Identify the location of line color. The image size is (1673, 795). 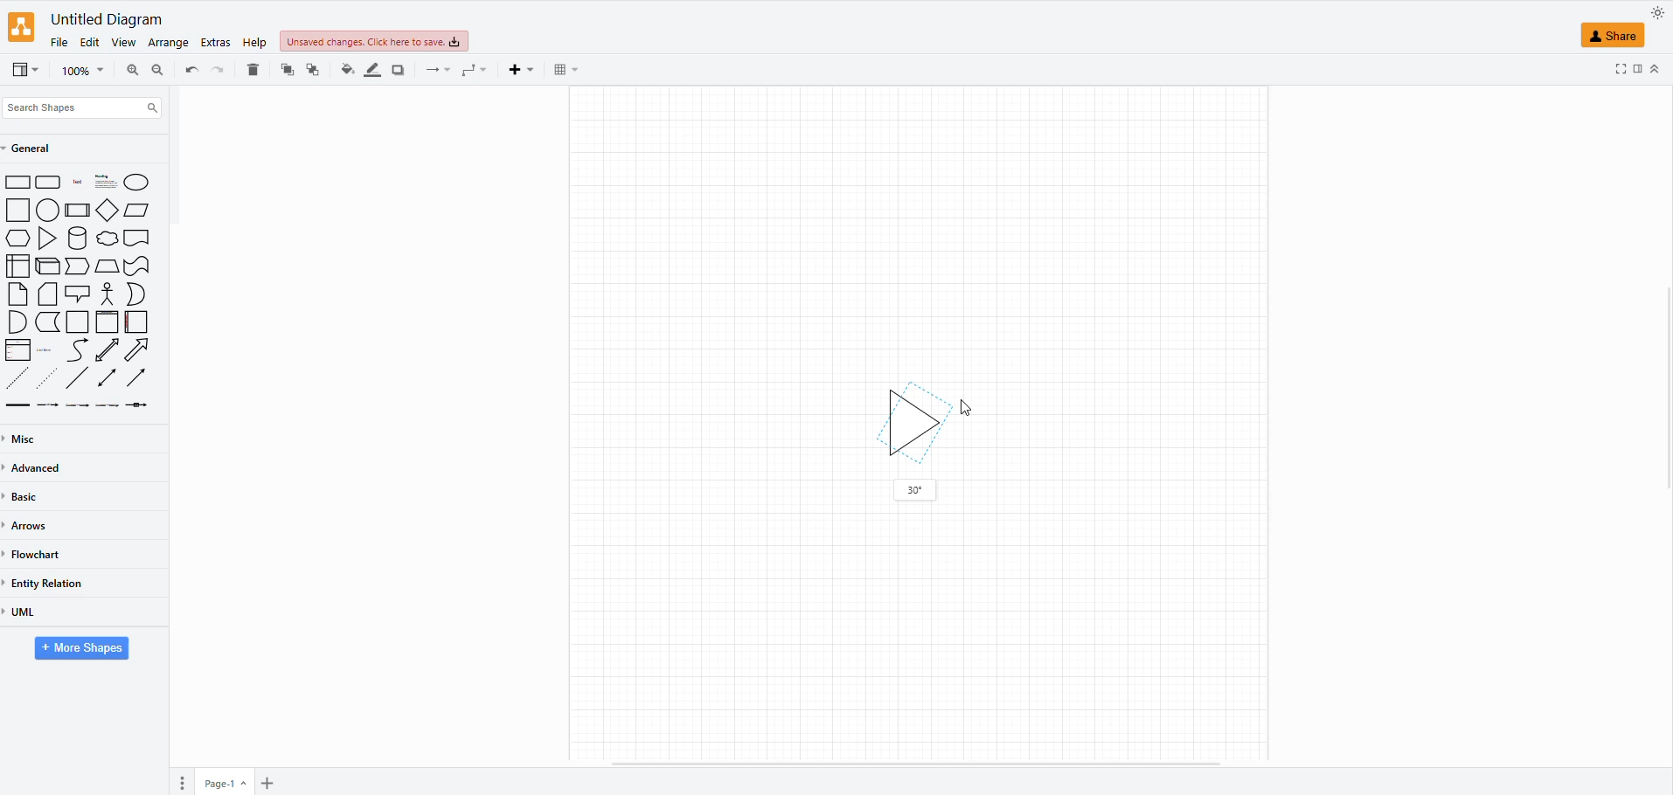
(370, 68).